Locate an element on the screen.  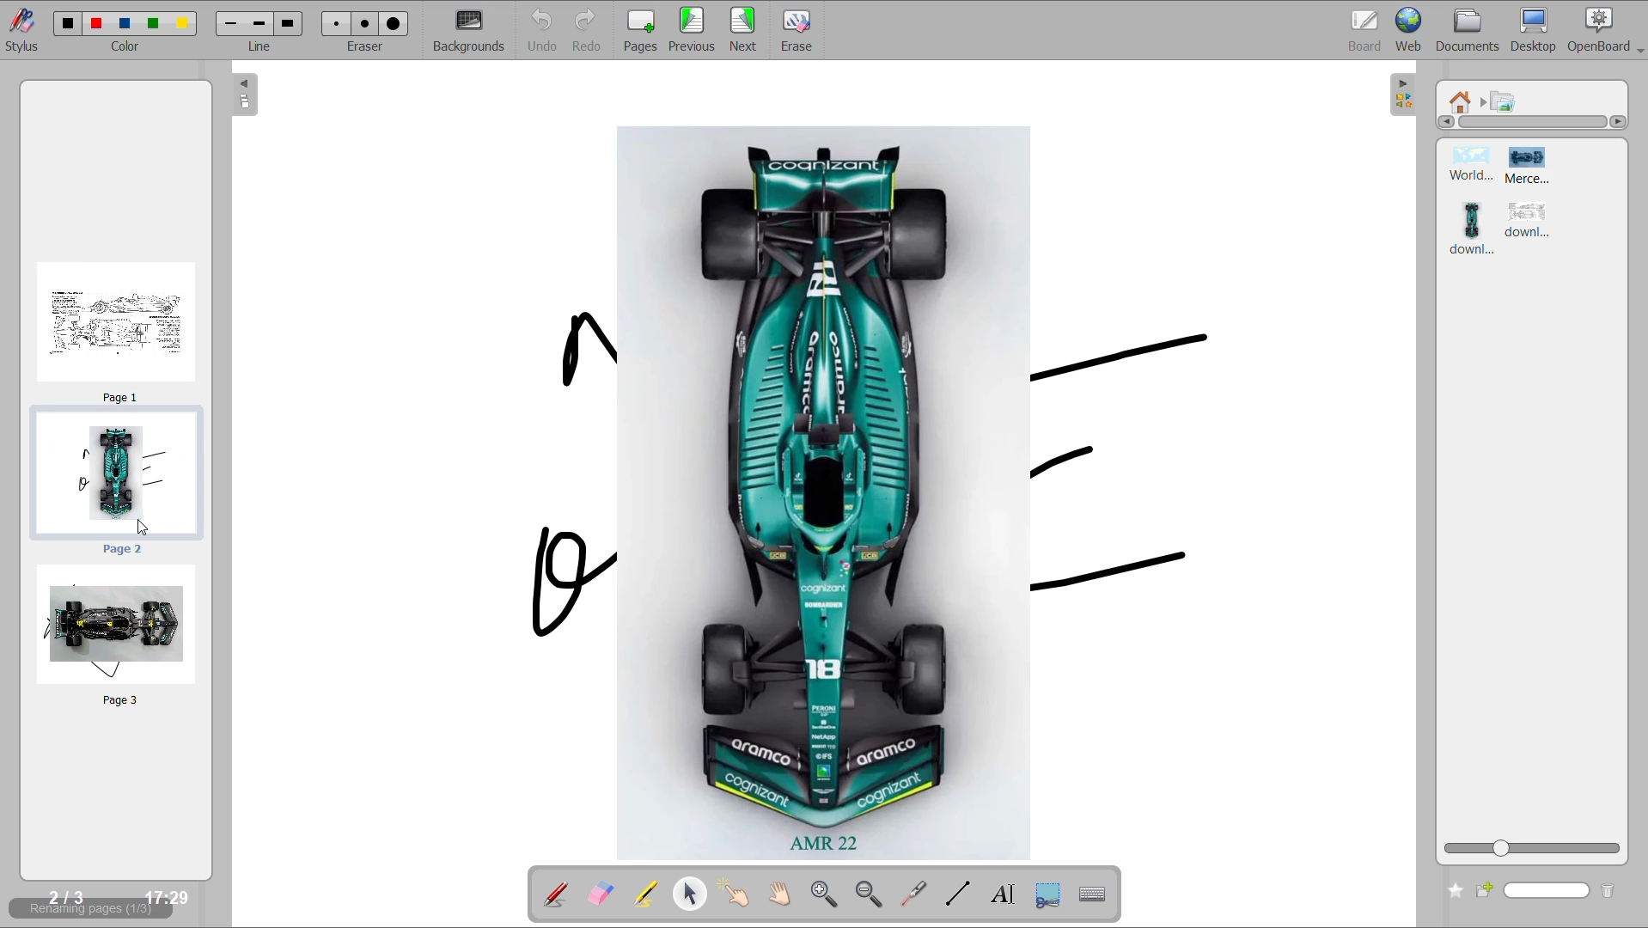
color 5 is located at coordinates (182, 22).